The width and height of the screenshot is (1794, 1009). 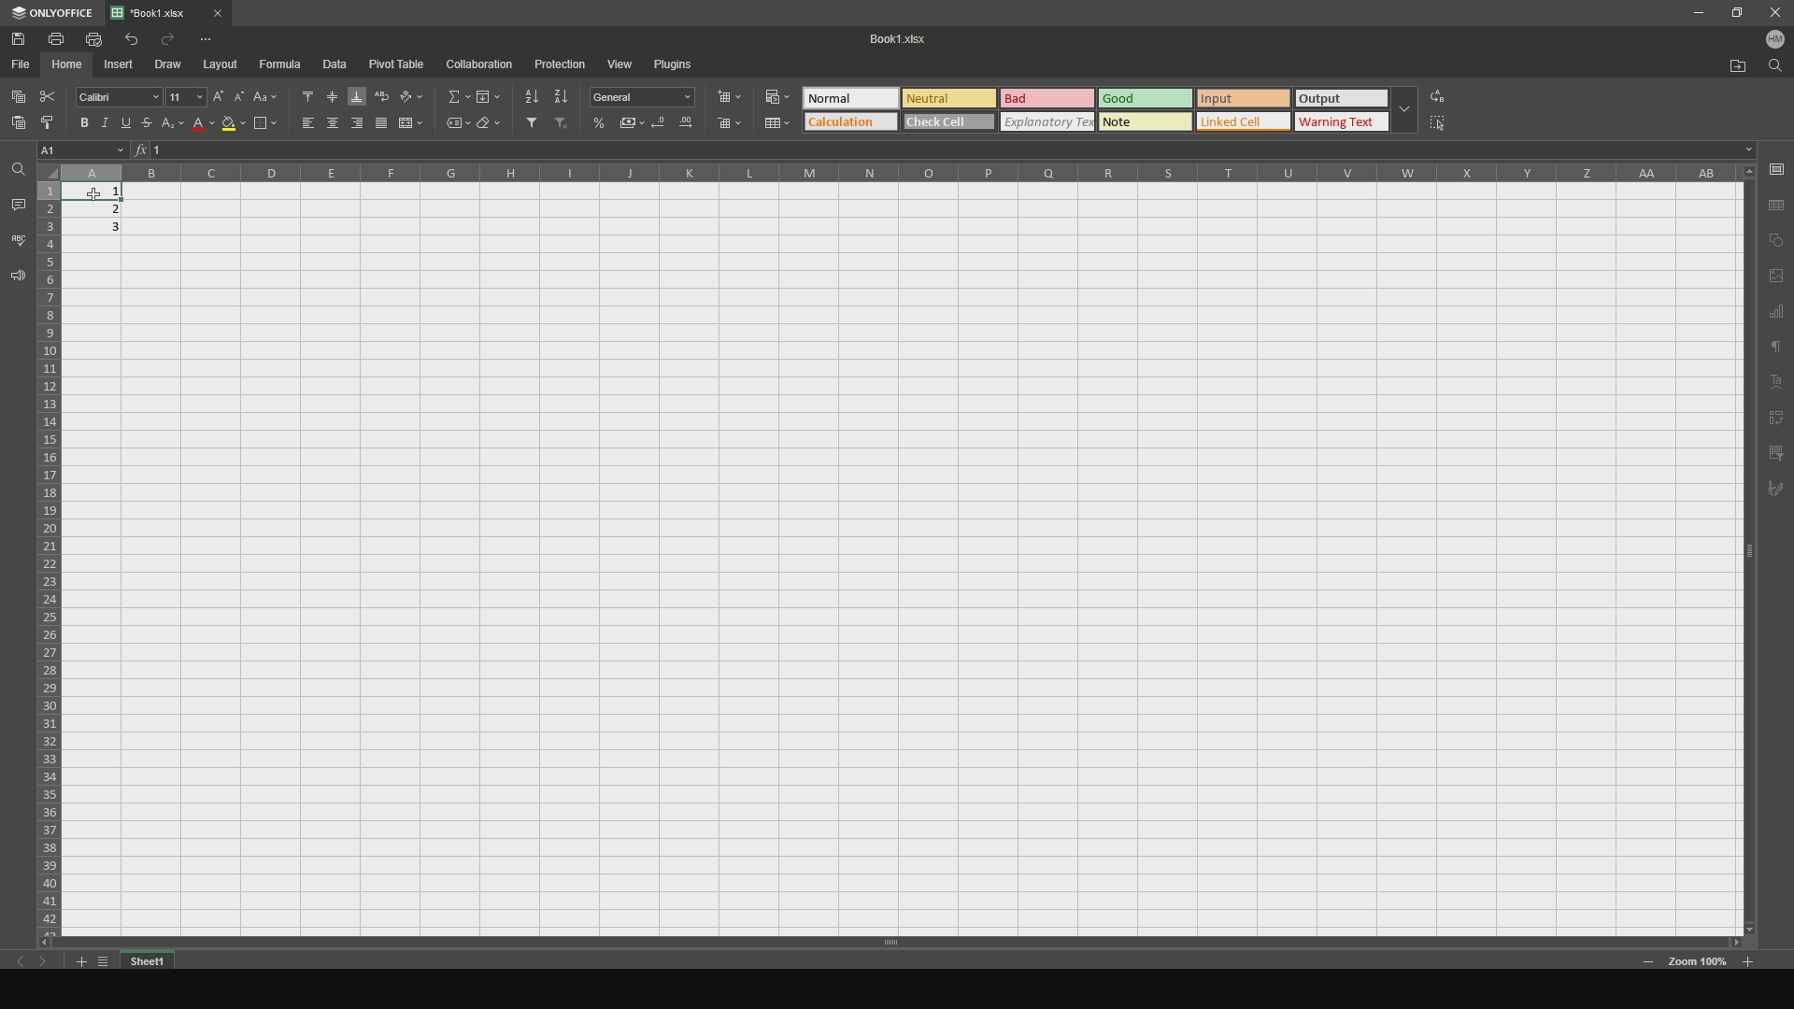 I want to click on font, so click(x=118, y=96).